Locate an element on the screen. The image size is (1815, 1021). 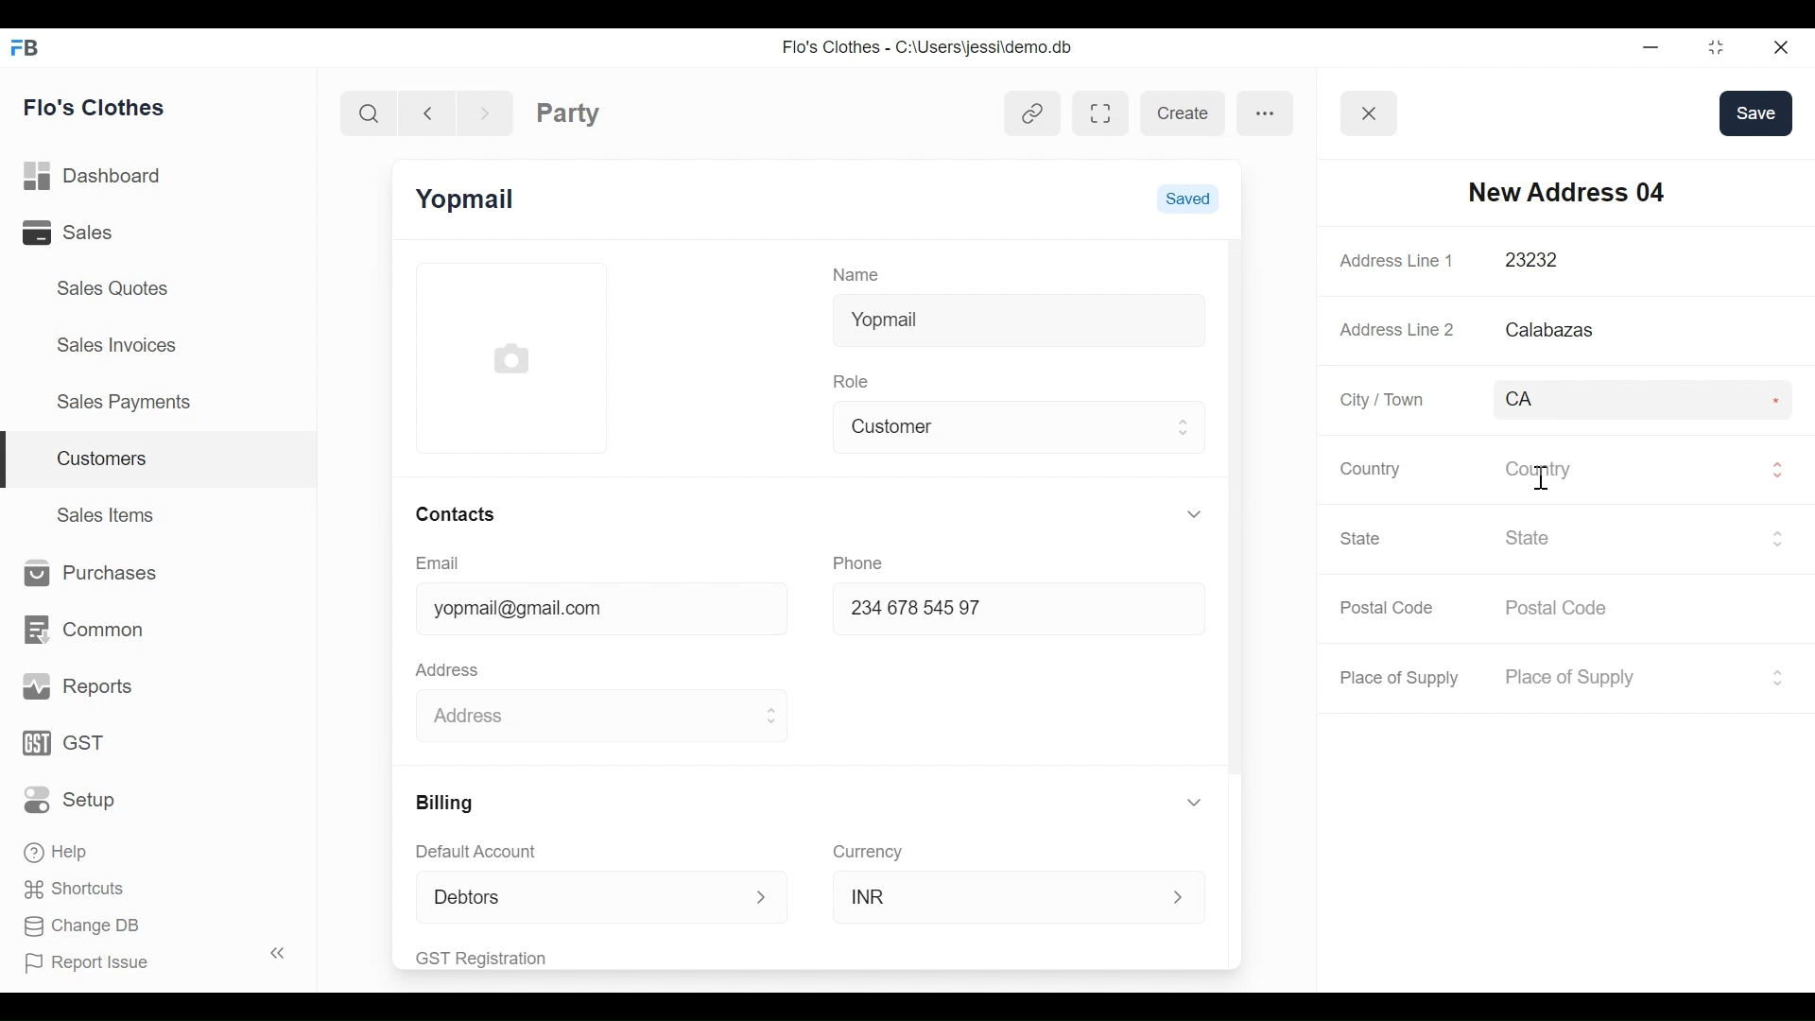
234678 54597 is located at coordinates (1000, 611).